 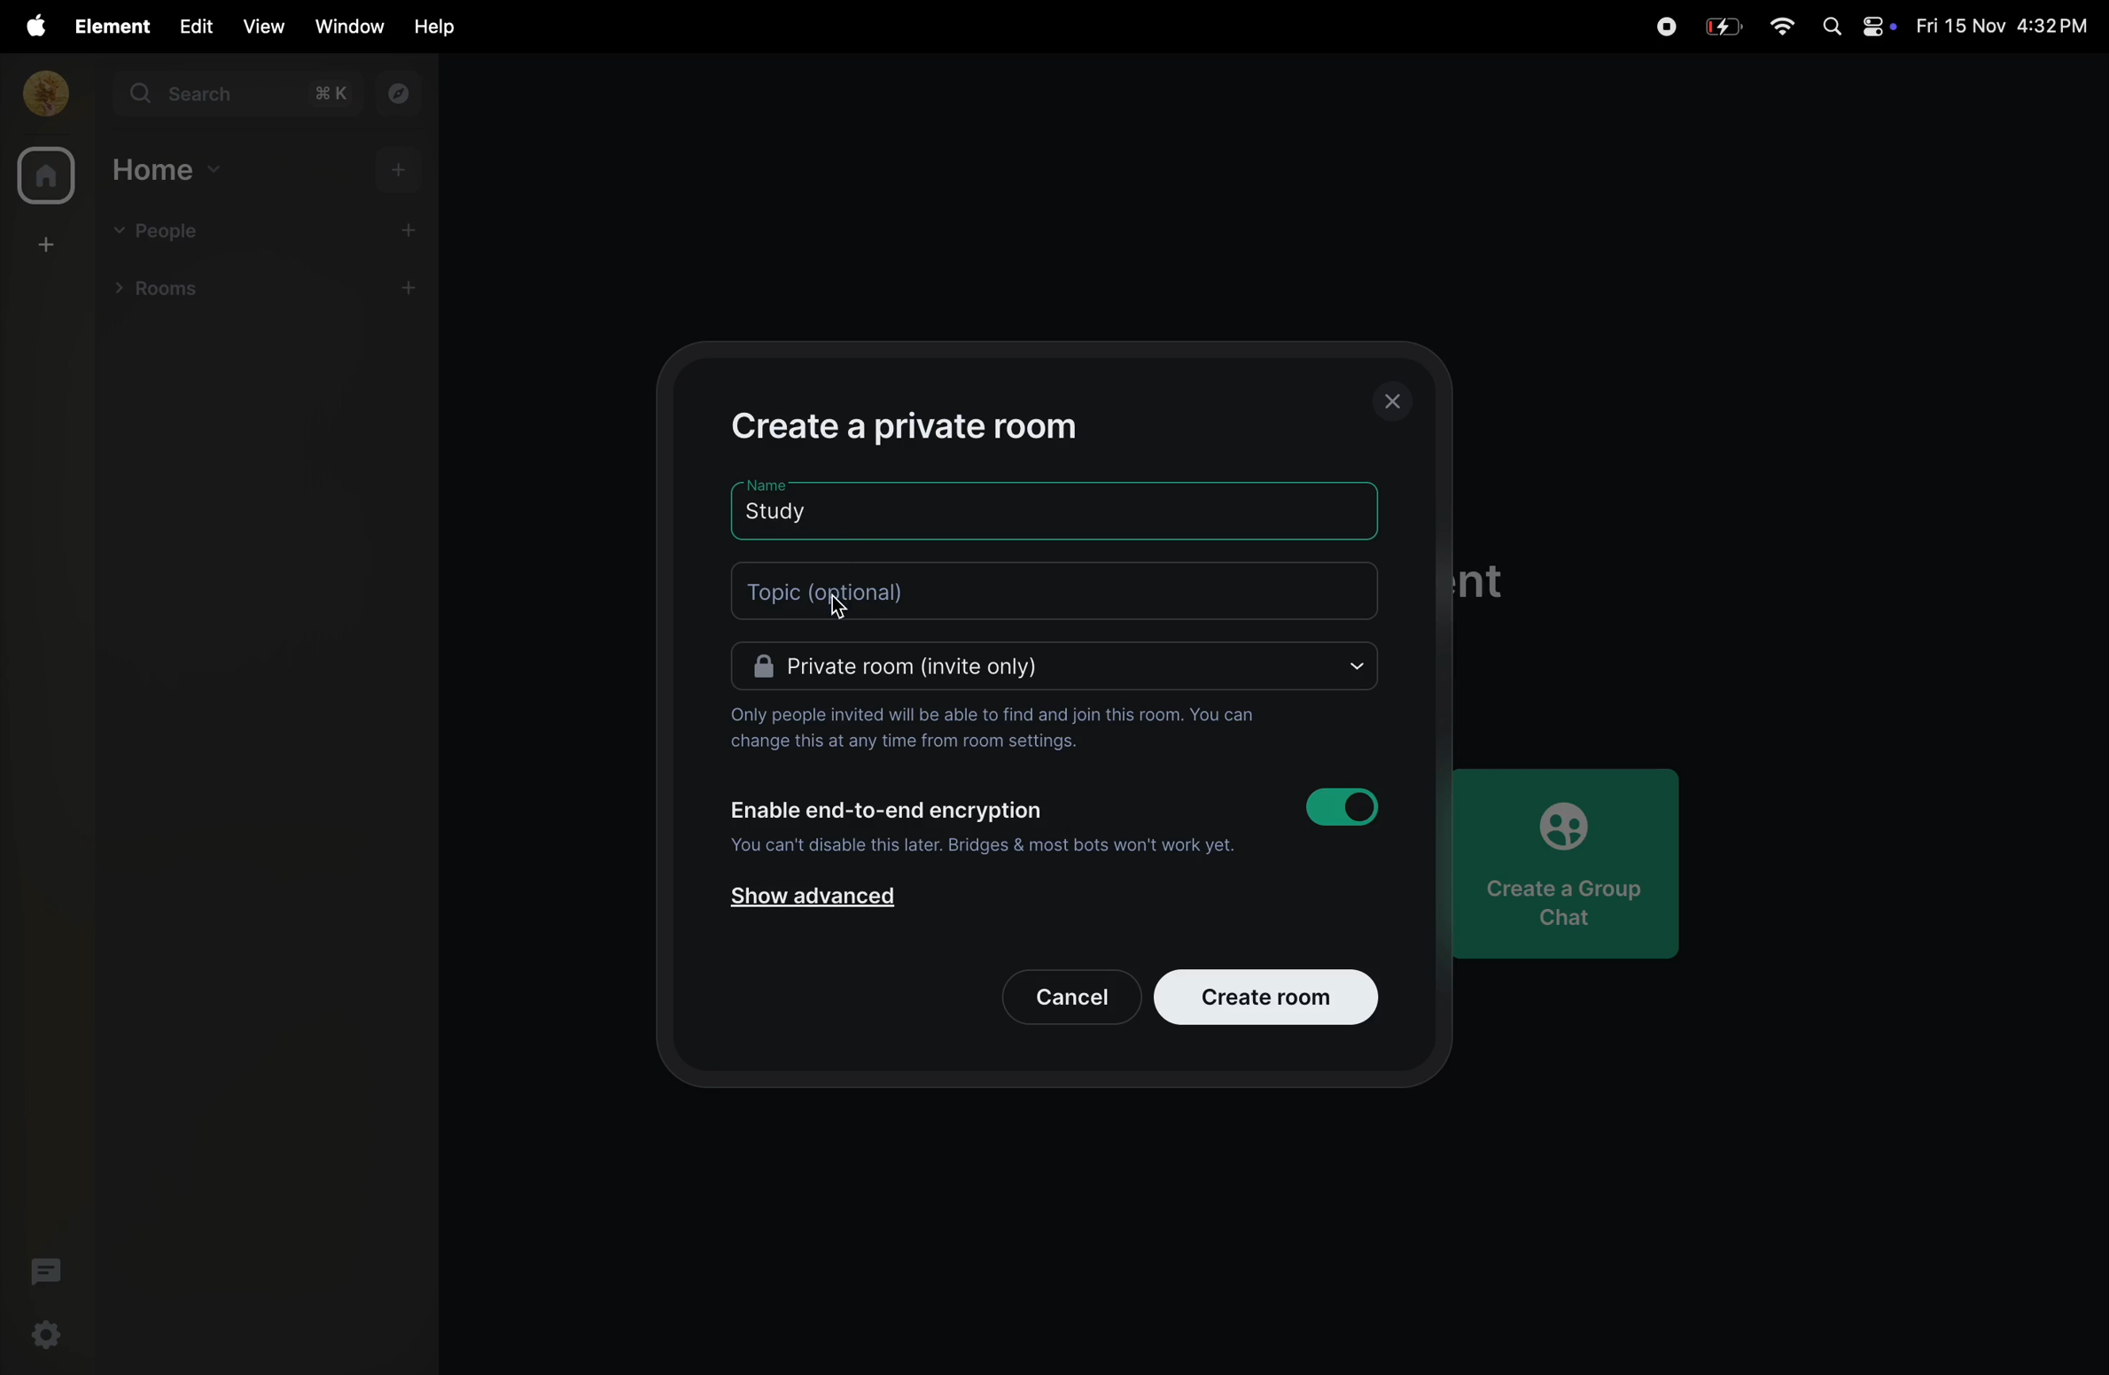 What do you see at coordinates (401, 96) in the screenshot?
I see `explore` at bounding box center [401, 96].